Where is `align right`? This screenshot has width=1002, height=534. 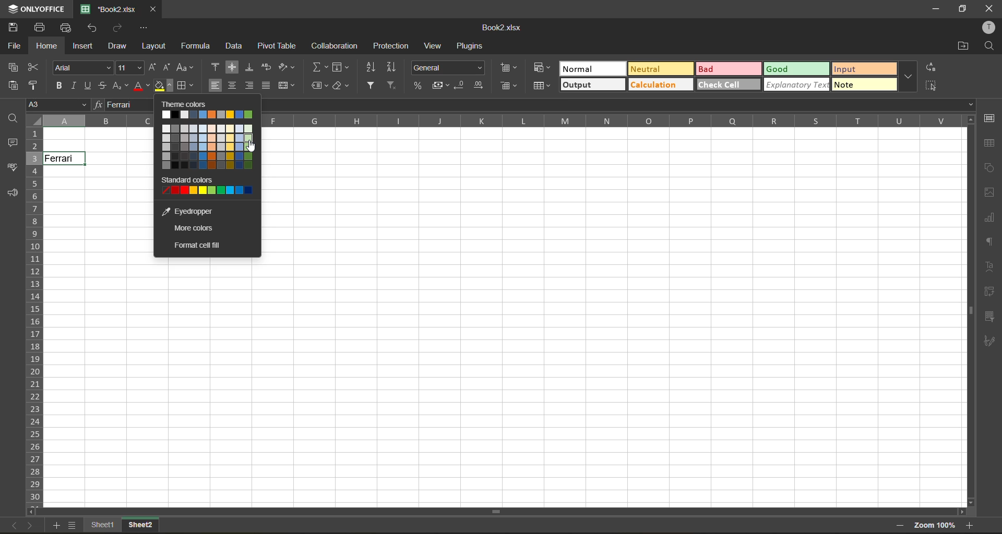
align right is located at coordinates (248, 84).